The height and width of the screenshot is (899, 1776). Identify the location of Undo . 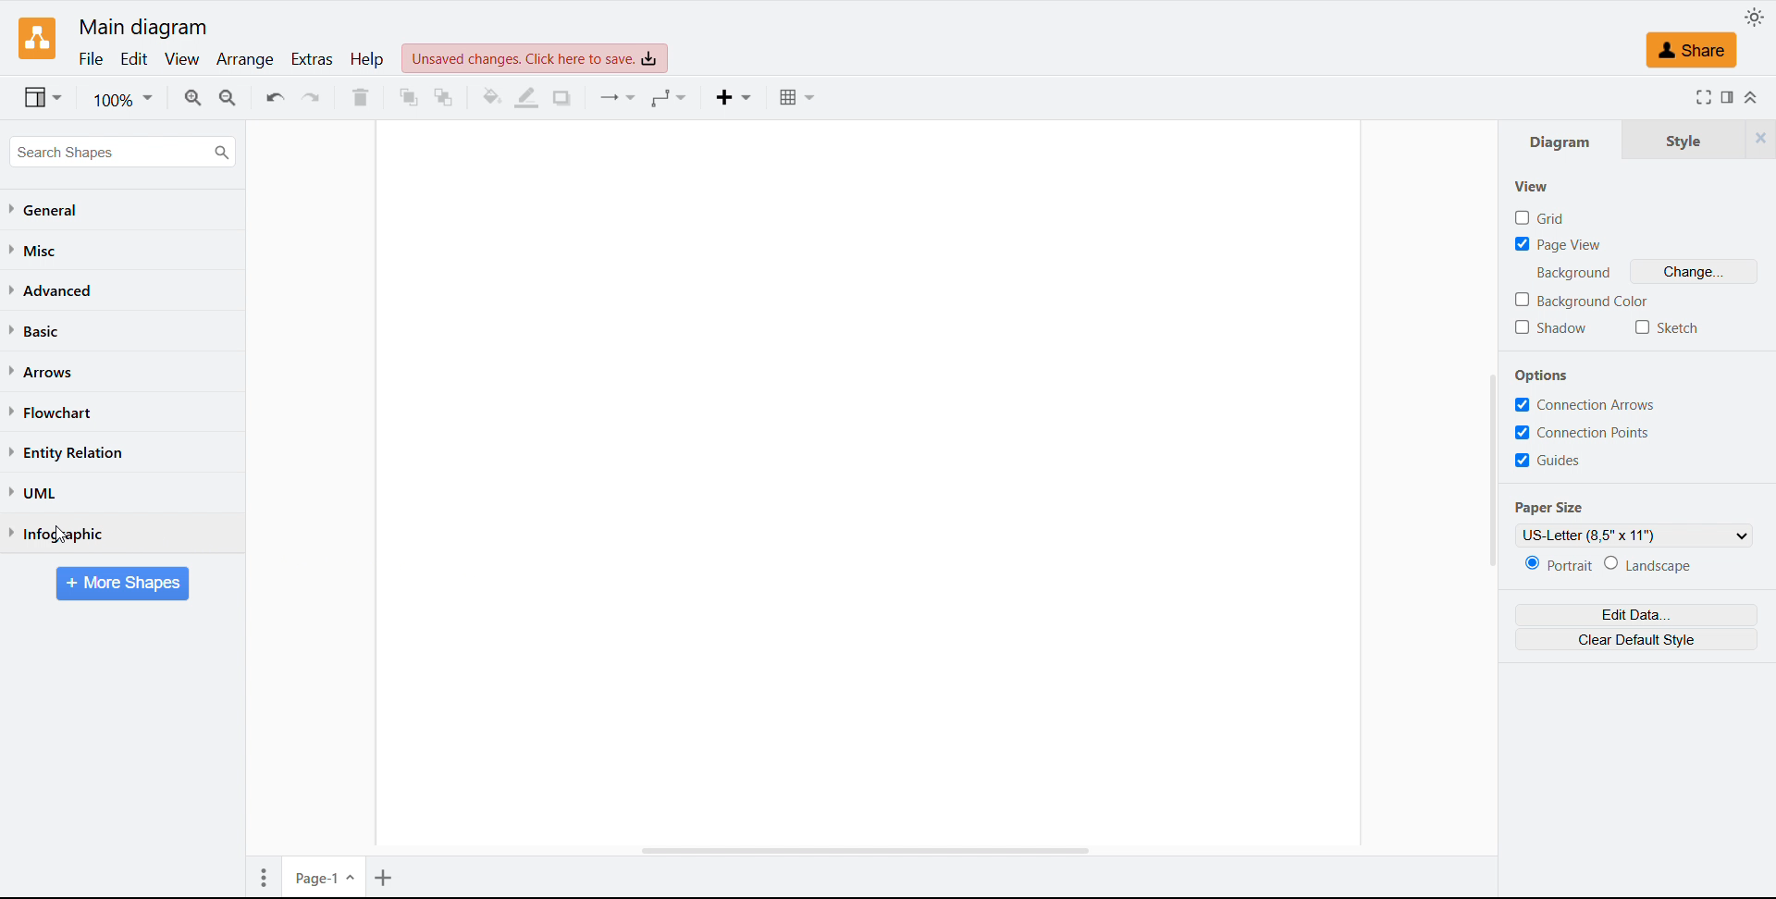
(274, 99).